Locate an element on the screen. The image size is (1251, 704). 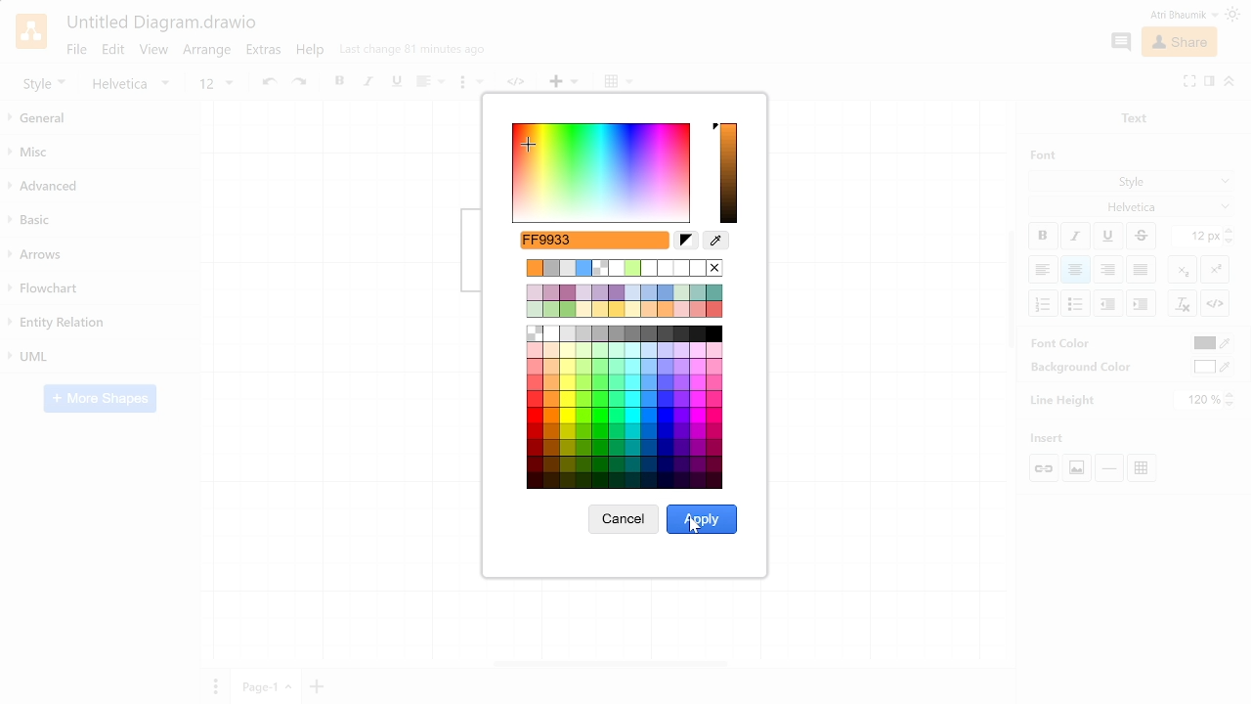
Share is located at coordinates (1178, 43).